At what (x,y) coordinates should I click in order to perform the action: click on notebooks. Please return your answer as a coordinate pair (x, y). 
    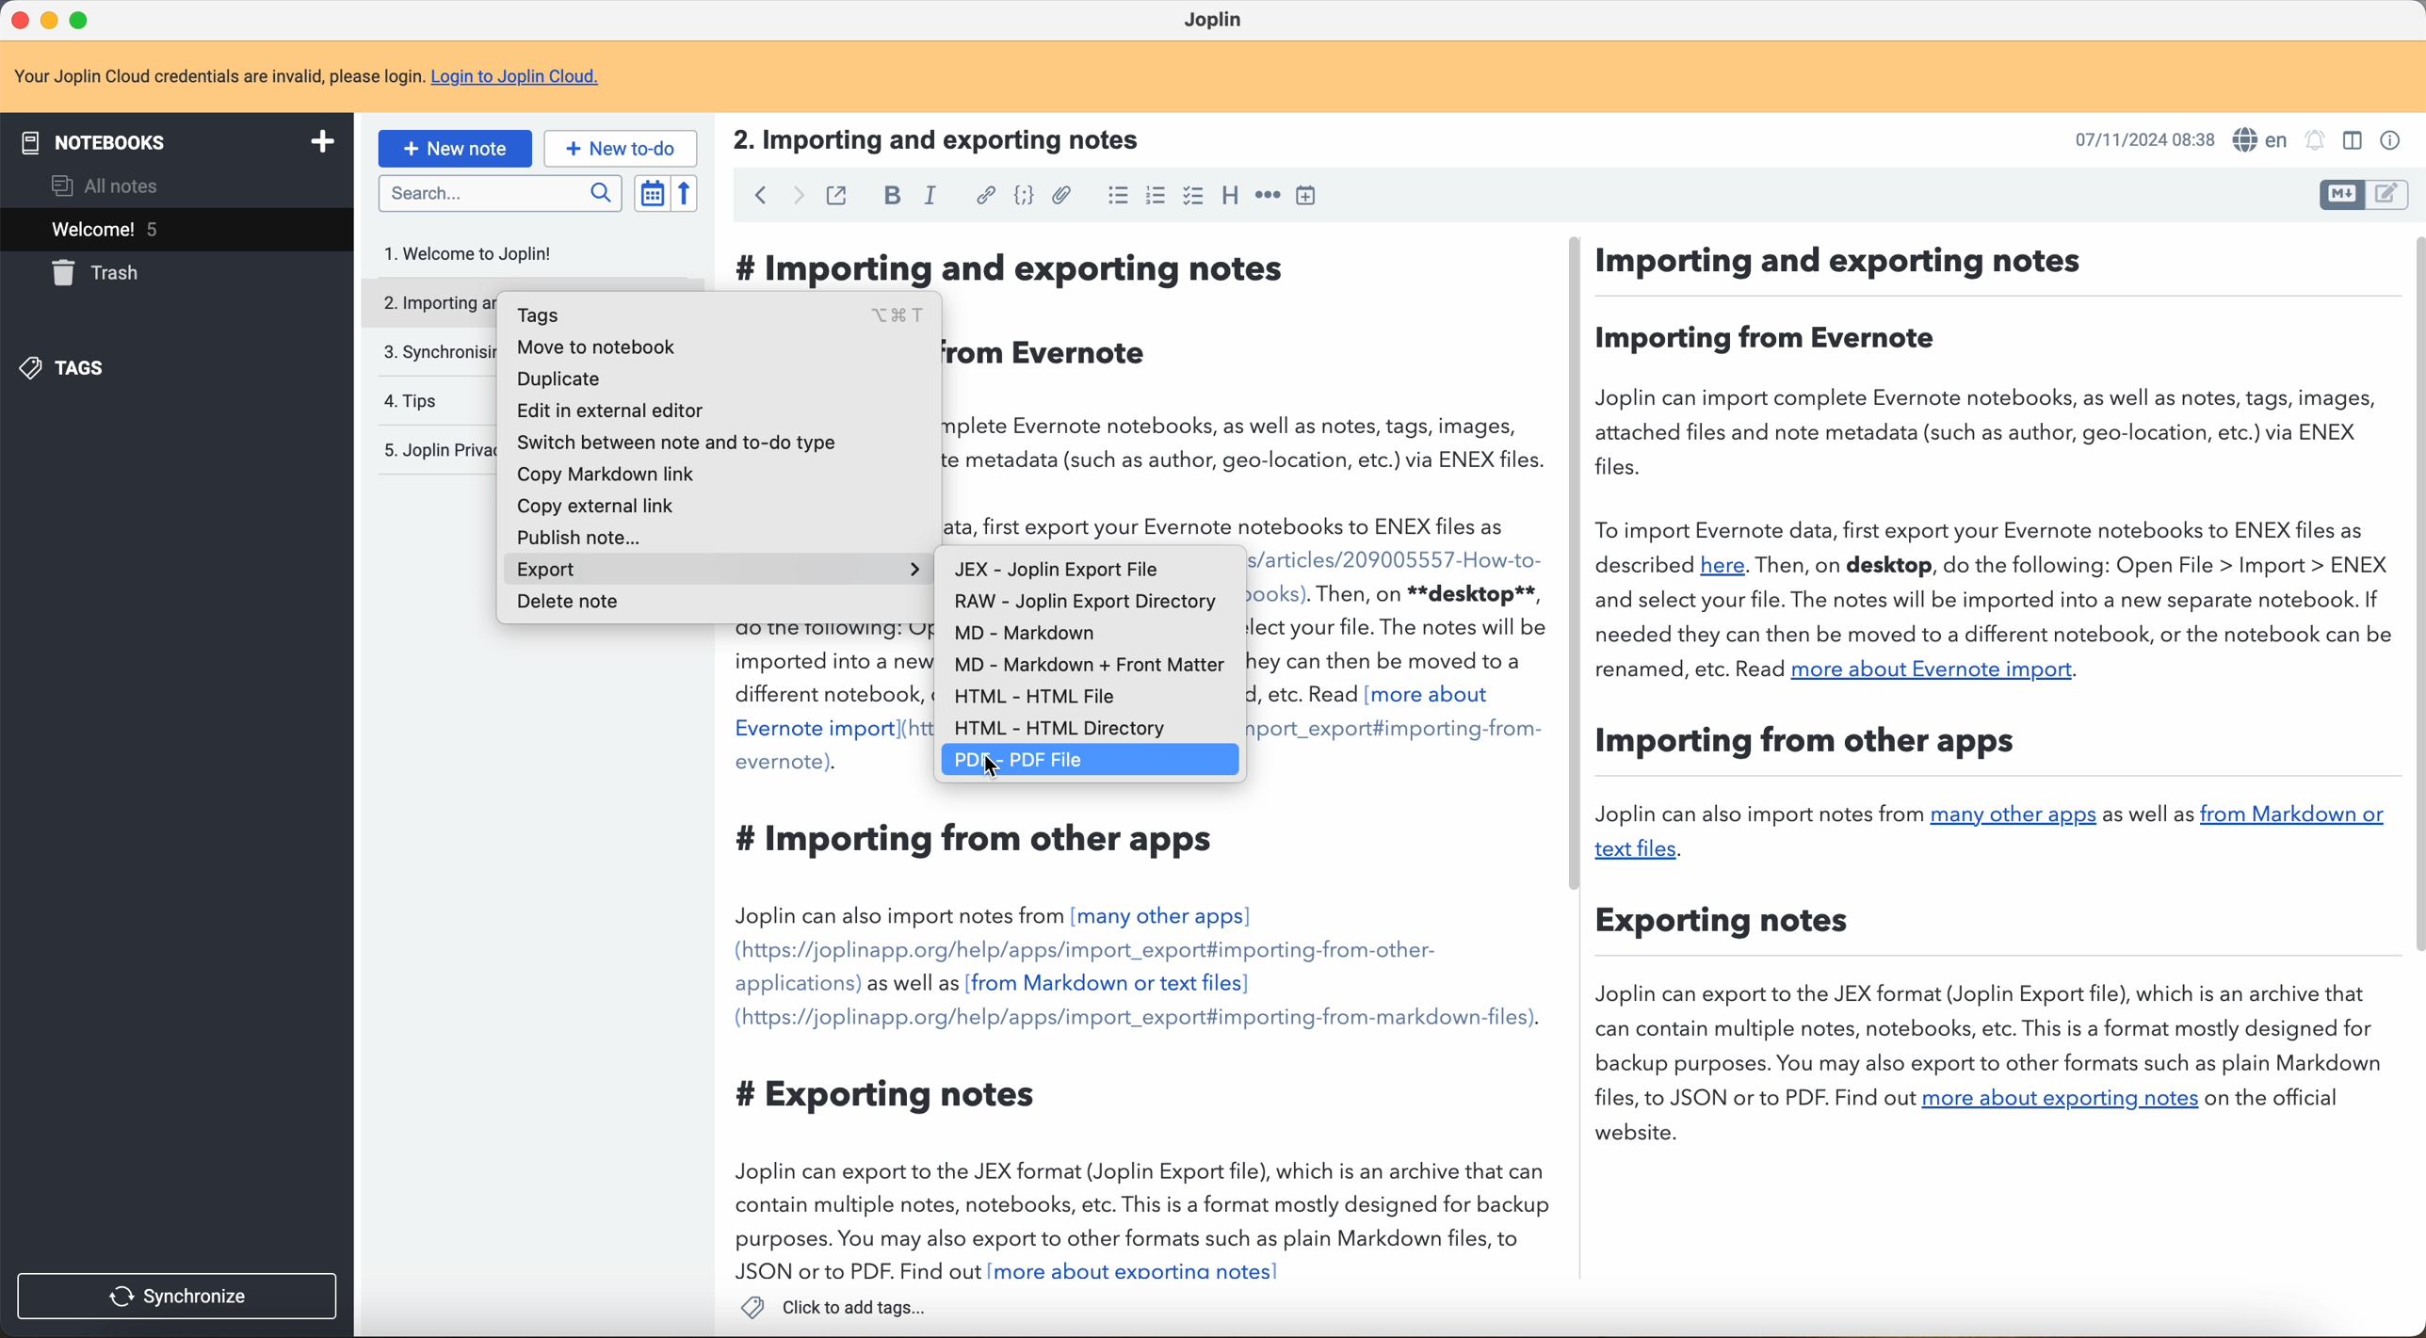
    Looking at the image, I should click on (184, 139).